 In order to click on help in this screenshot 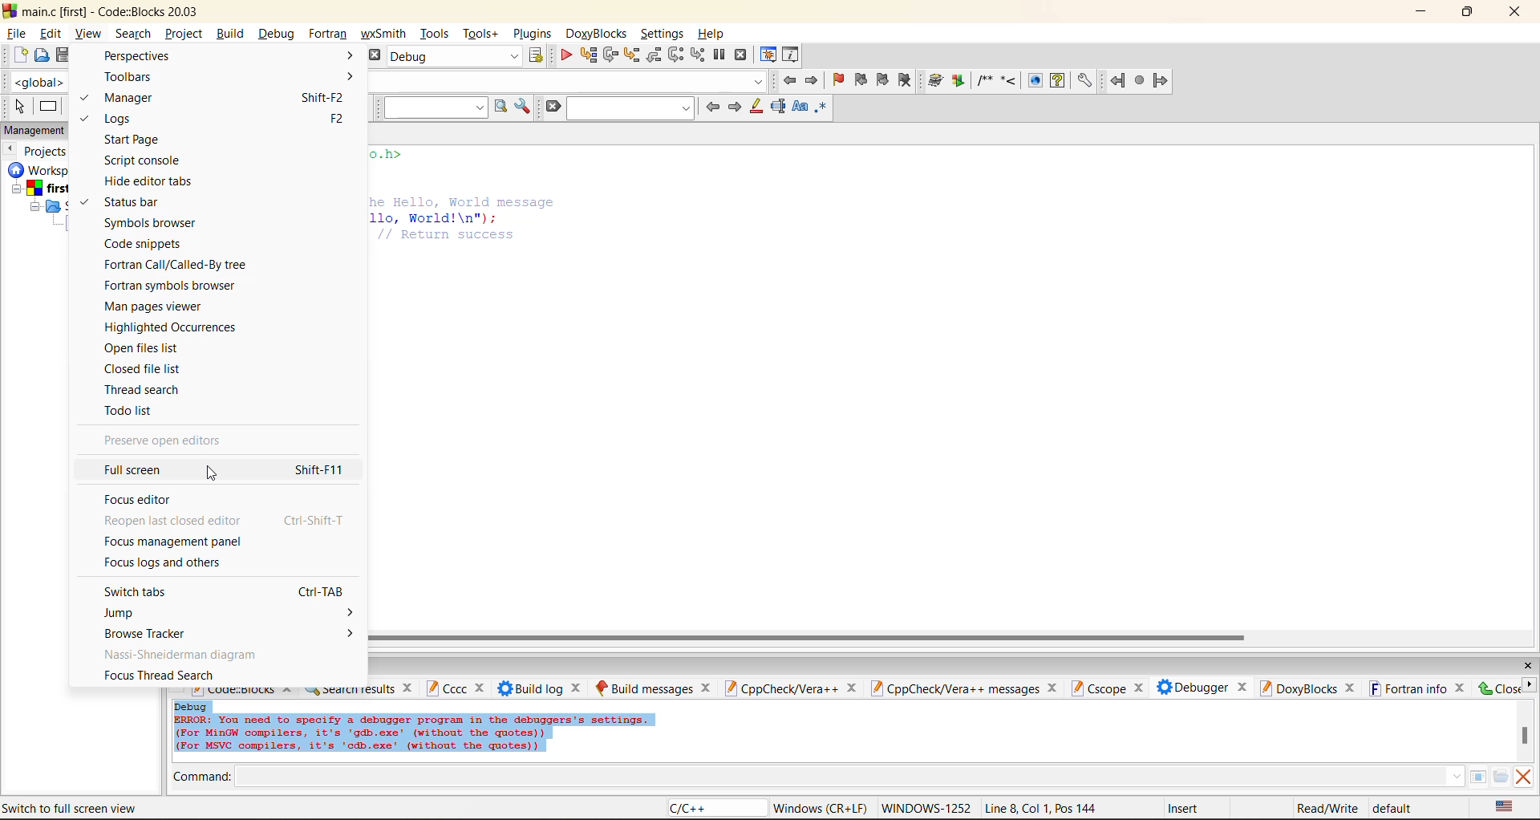, I will do `click(715, 33)`.